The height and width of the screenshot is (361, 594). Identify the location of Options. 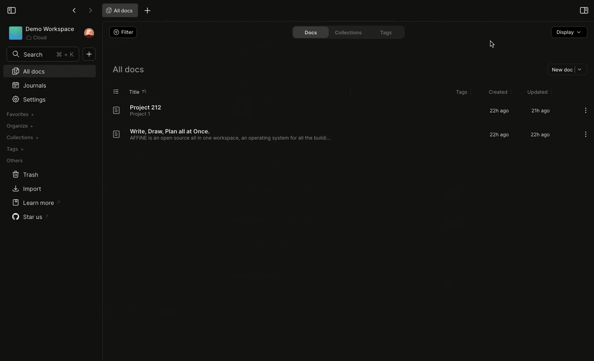
(586, 110).